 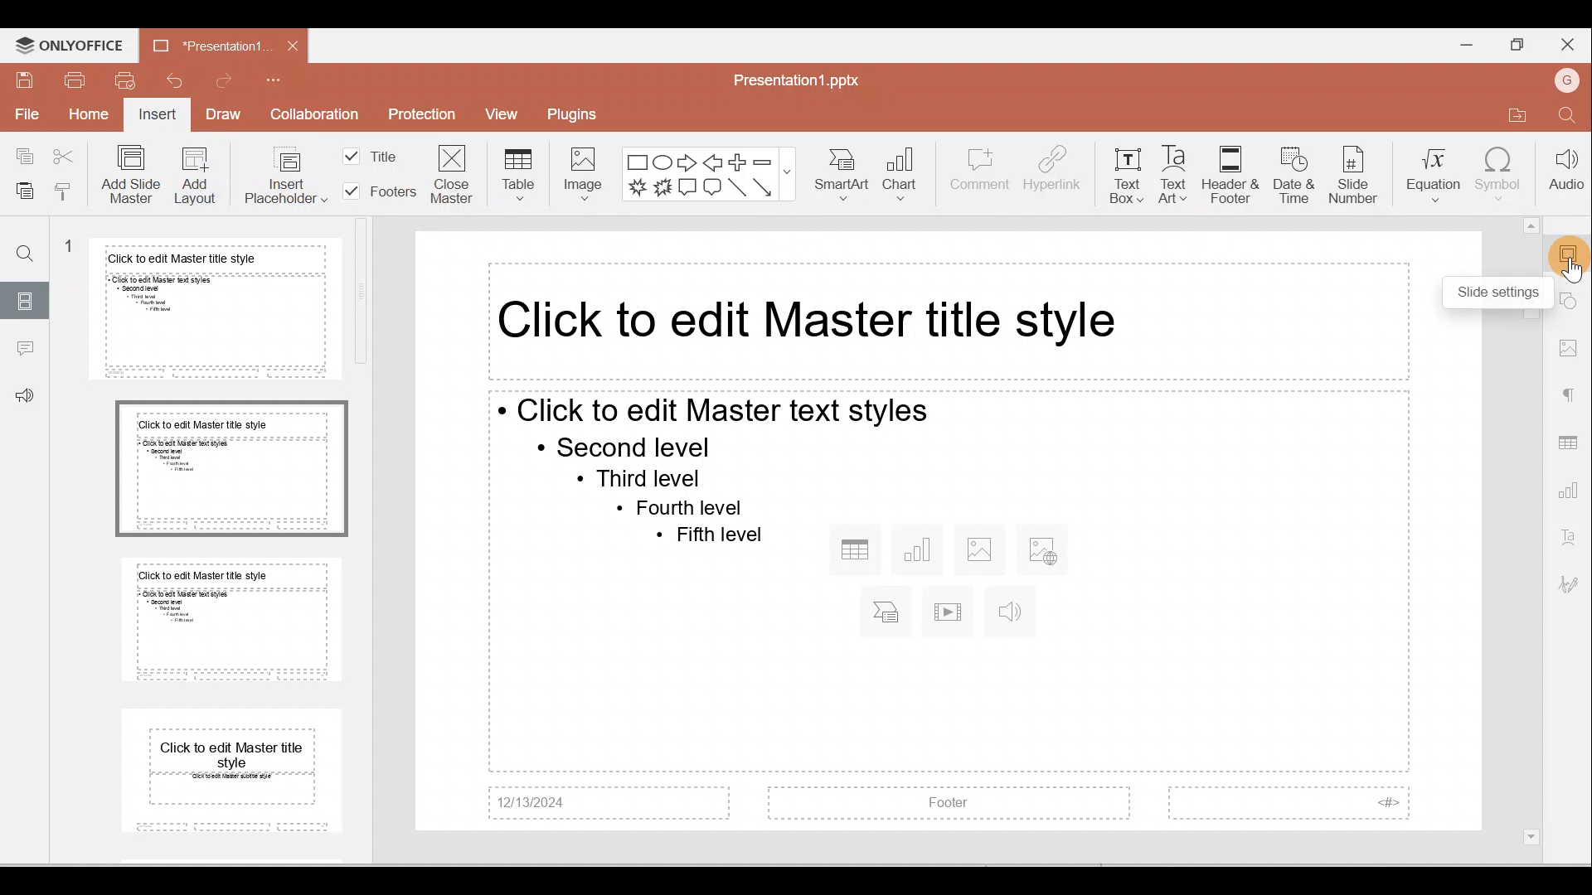 What do you see at coordinates (1571, 588) in the screenshot?
I see `Signature settings` at bounding box center [1571, 588].